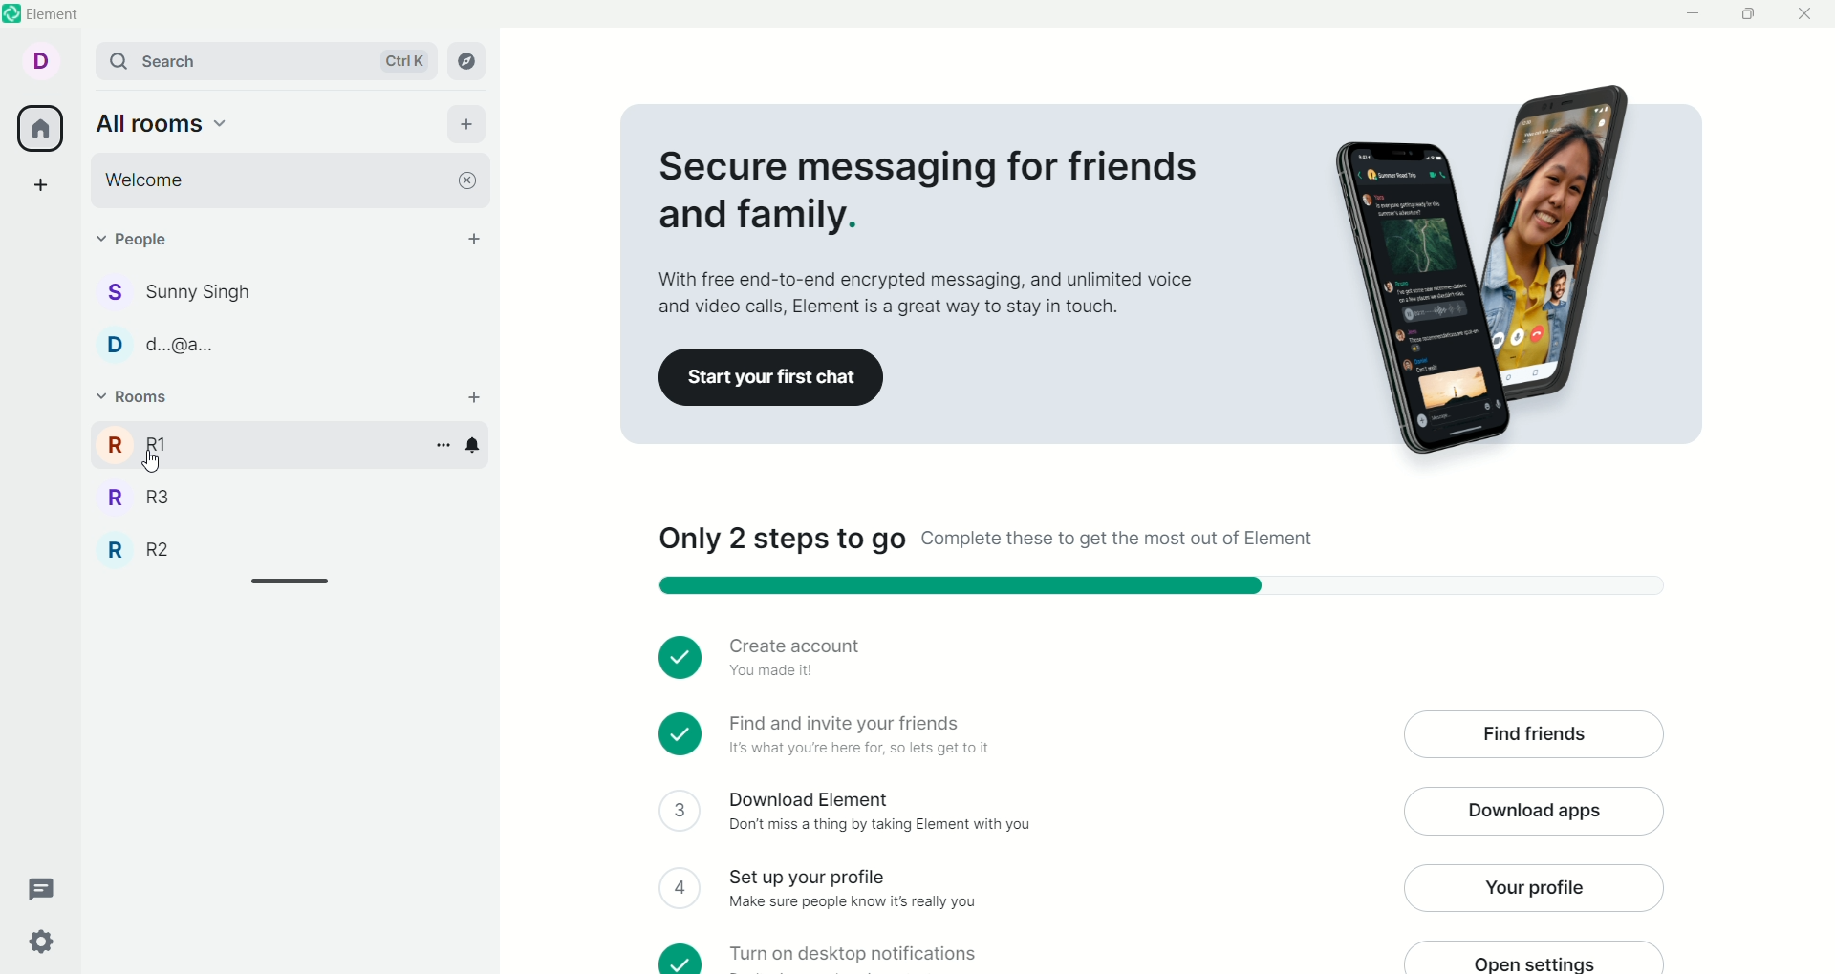  Describe the element at coordinates (680, 657) in the screenshot. I see `Indicates step is done` at that location.